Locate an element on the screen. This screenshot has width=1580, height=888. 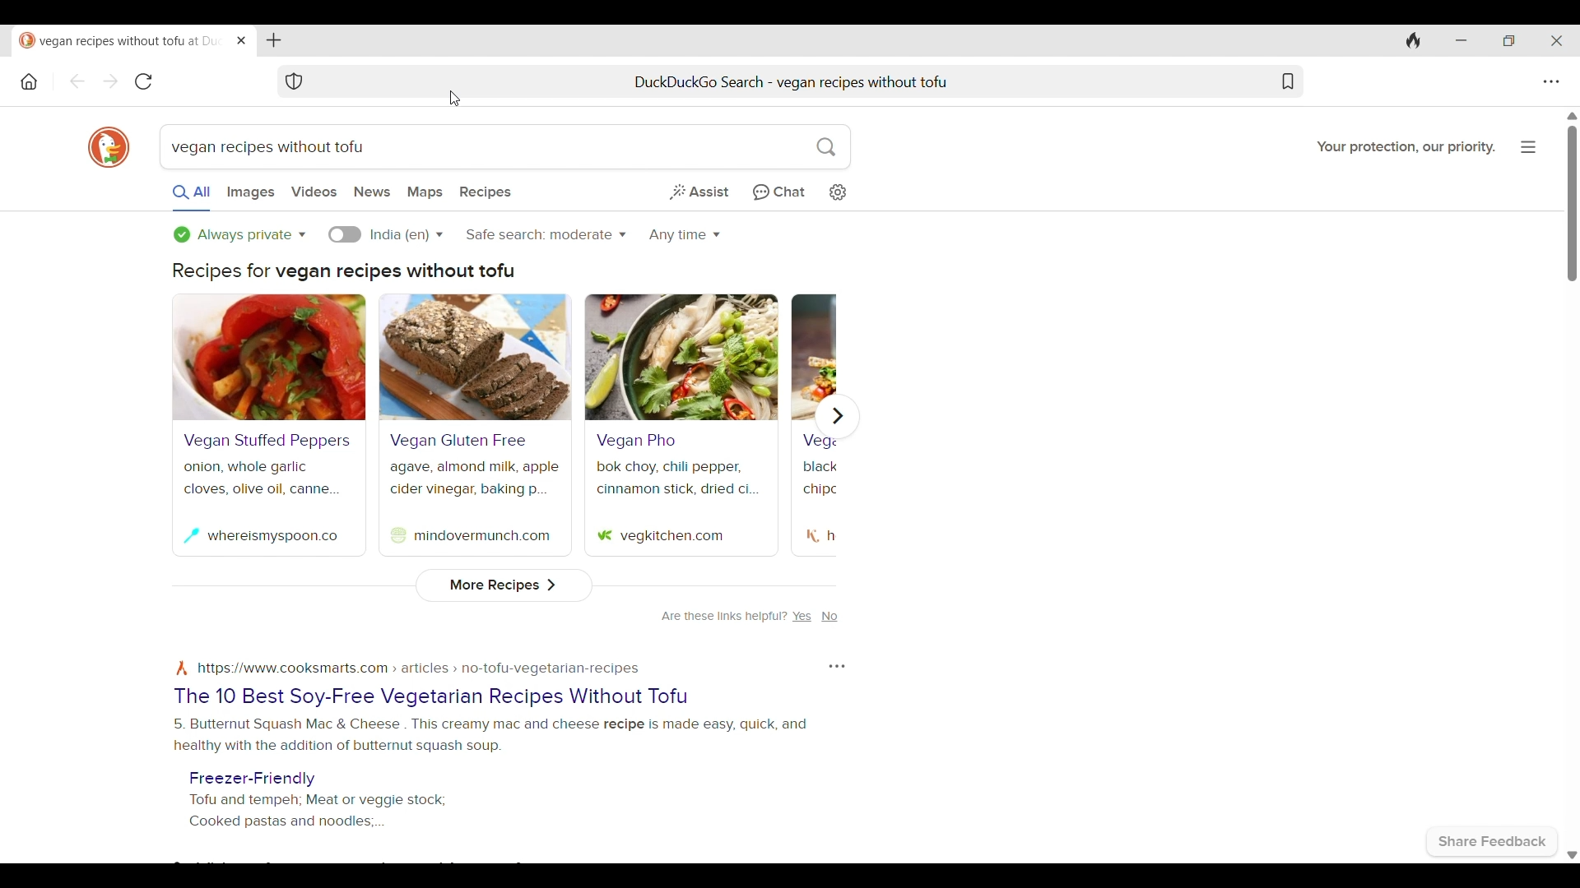
Search images is located at coordinates (250, 193).